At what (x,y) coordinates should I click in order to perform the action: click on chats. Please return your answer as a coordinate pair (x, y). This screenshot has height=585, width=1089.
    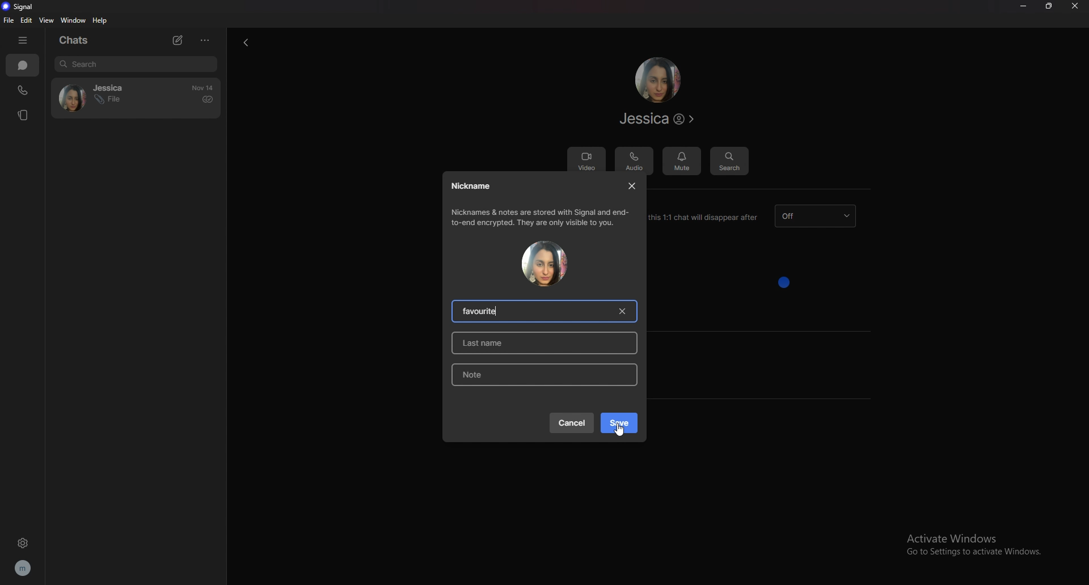
    Looking at the image, I should click on (77, 41).